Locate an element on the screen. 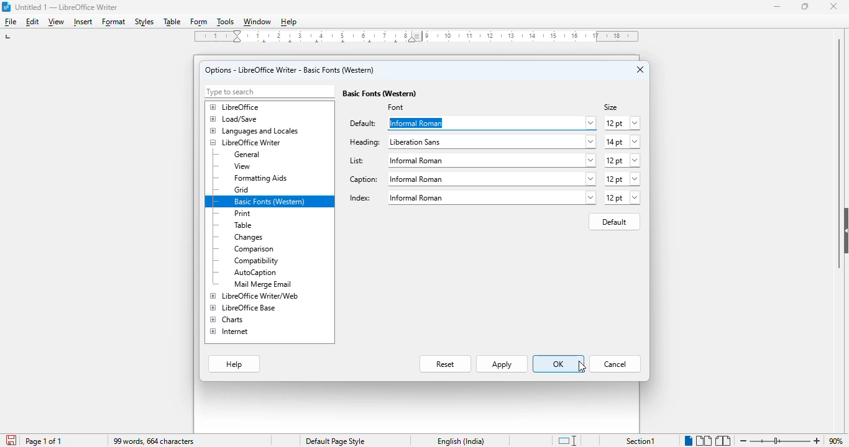 The height and width of the screenshot is (447, 849). help is located at coordinates (233, 364).